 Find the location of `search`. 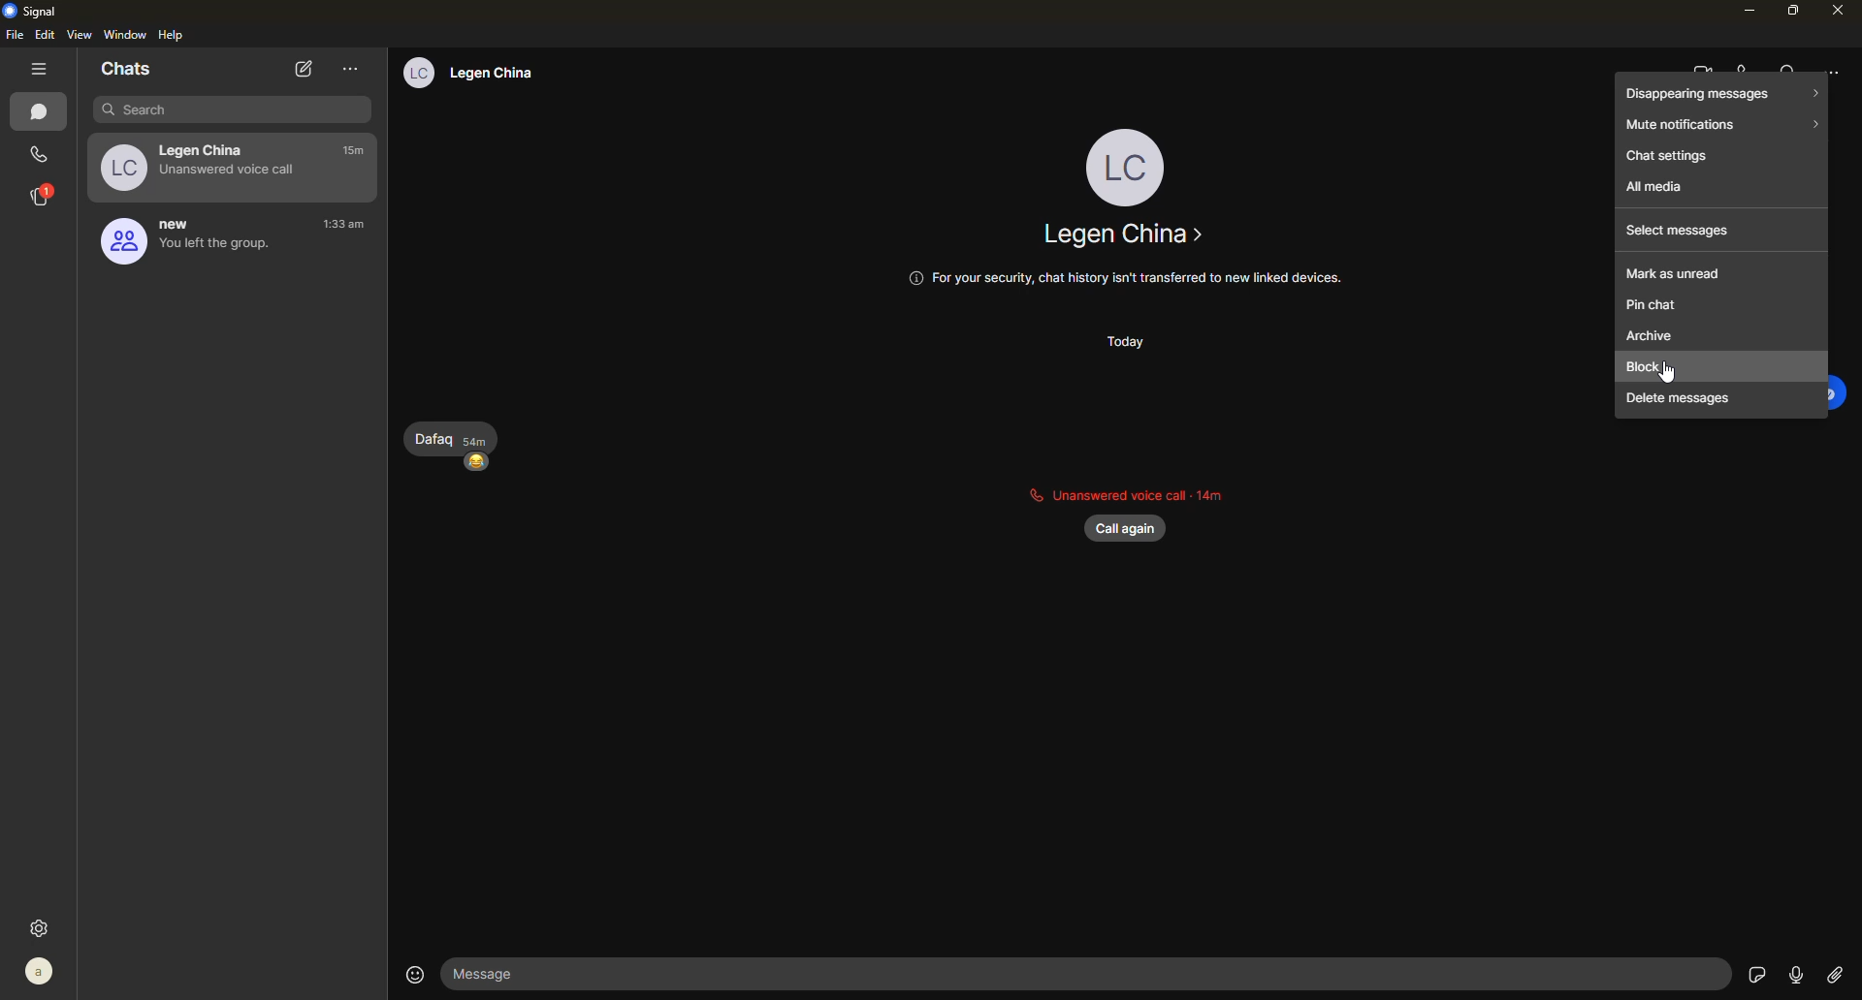

search is located at coordinates (227, 109).